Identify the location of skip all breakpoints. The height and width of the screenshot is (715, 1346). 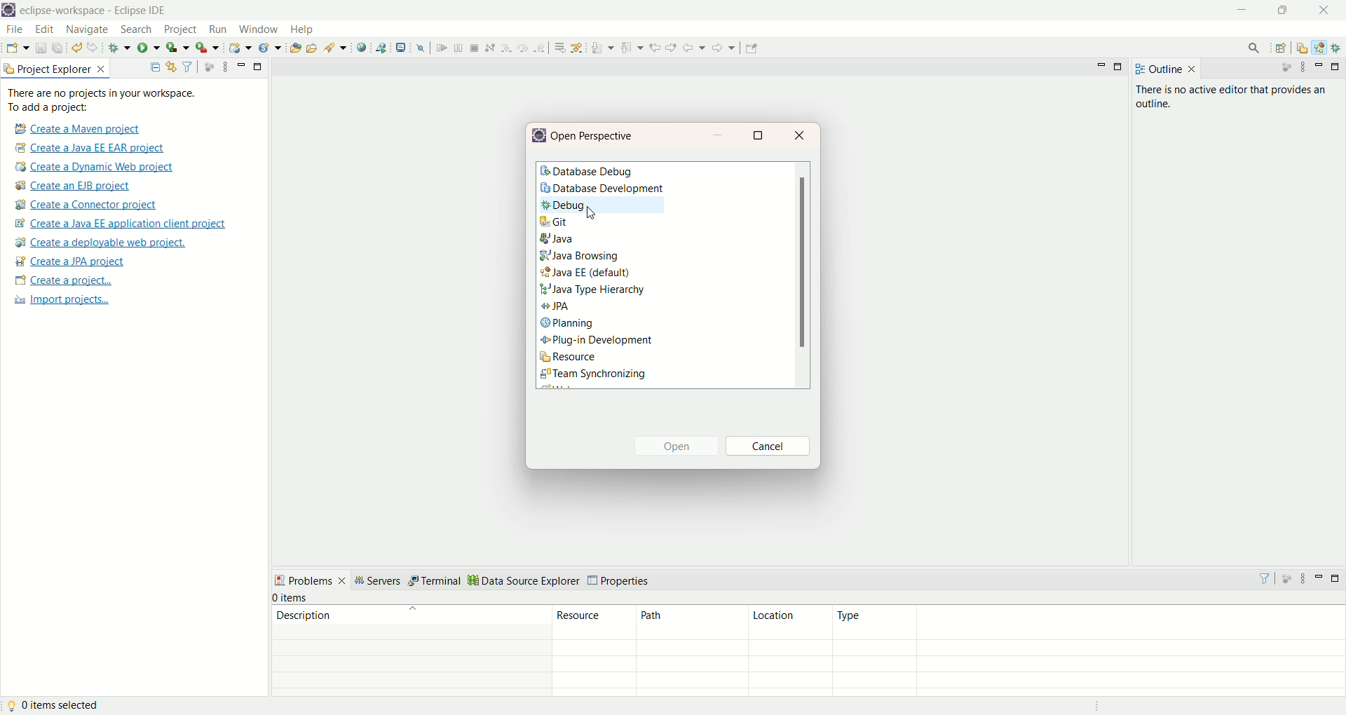
(421, 49).